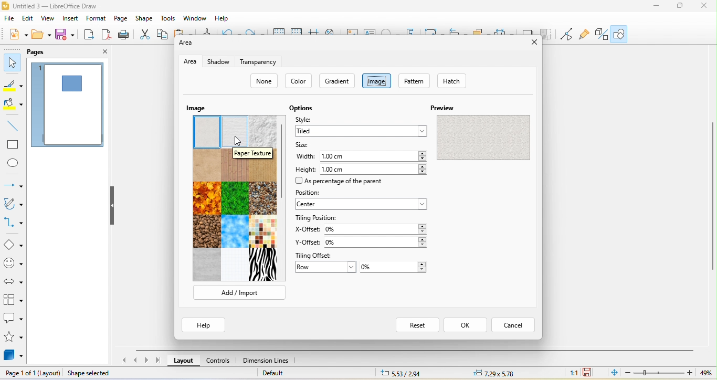  What do you see at coordinates (207, 265) in the screenshot?
I see `texture 13` at bounding box center [207, 265].